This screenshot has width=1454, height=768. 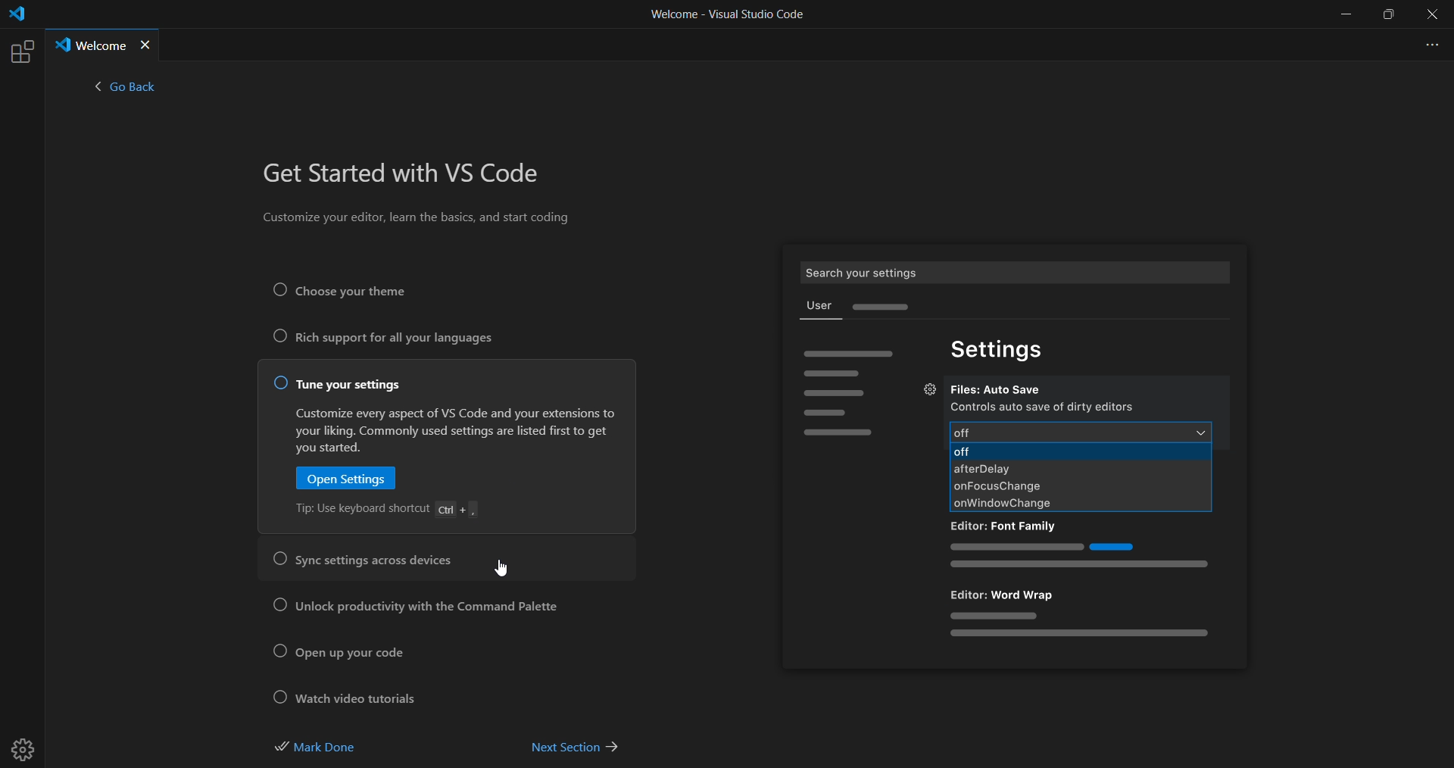 What do you see at coordinates (420, 220) in the screenshot?
I see `Customize your editor, learn the basics, and start coding` at bounding box center [420, 220].